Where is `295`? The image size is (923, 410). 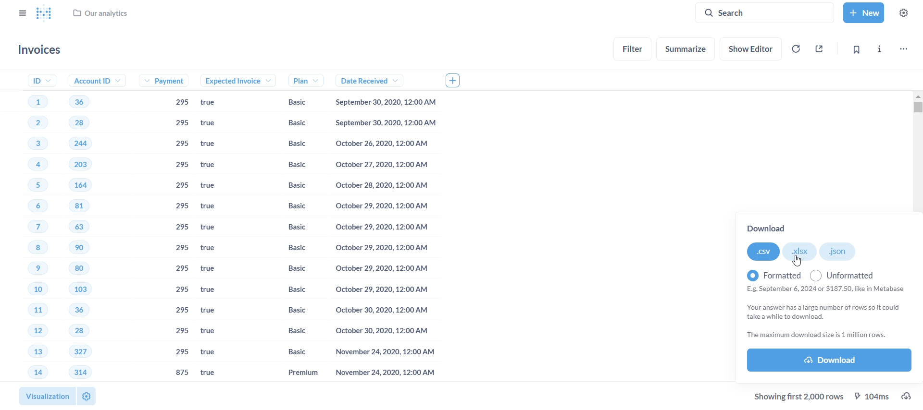
295 is located at coordinates (181, 166).